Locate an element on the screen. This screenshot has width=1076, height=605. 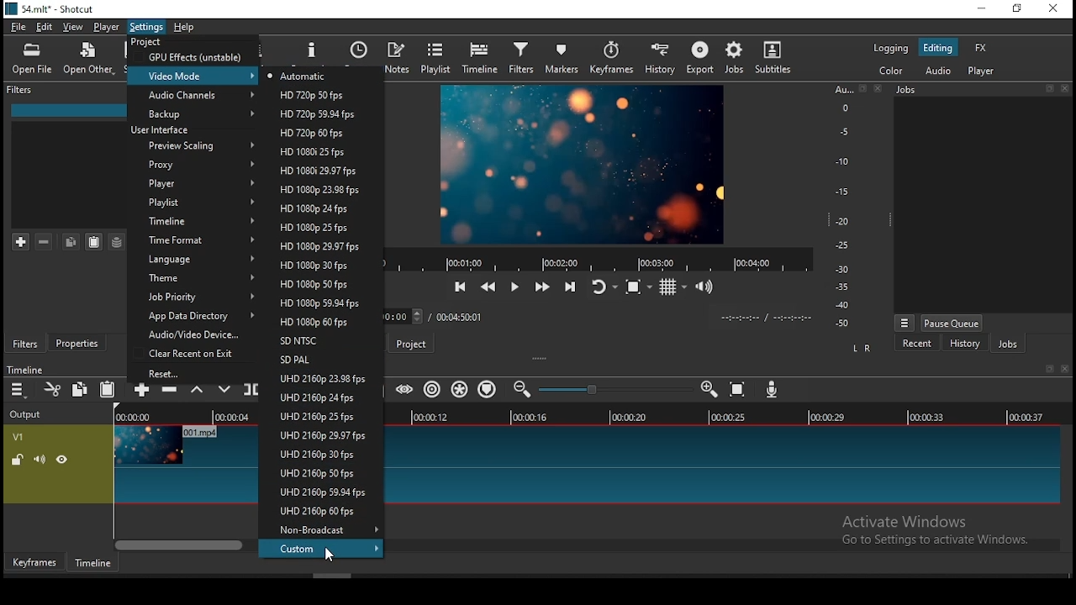
-10 is located at coordinates (841, 161).